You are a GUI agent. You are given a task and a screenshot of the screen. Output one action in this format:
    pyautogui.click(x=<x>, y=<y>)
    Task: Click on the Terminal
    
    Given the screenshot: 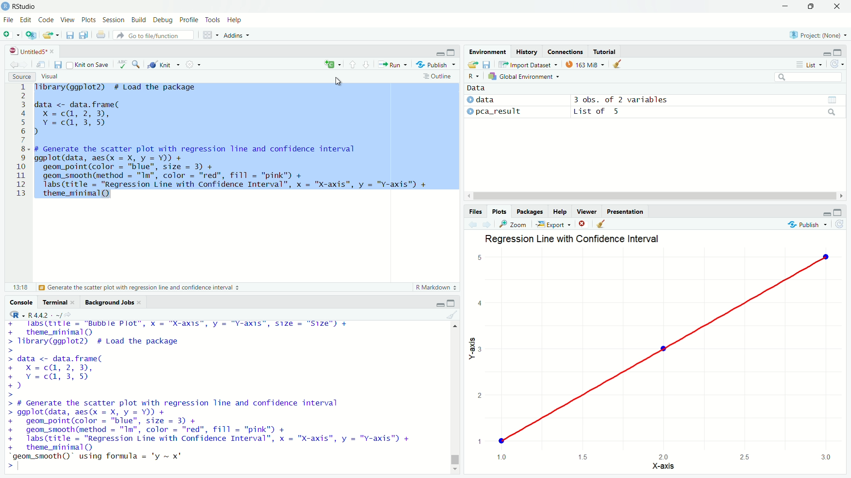 What is the action you would take?
    pyautogui.click(x=53, y=301)
    